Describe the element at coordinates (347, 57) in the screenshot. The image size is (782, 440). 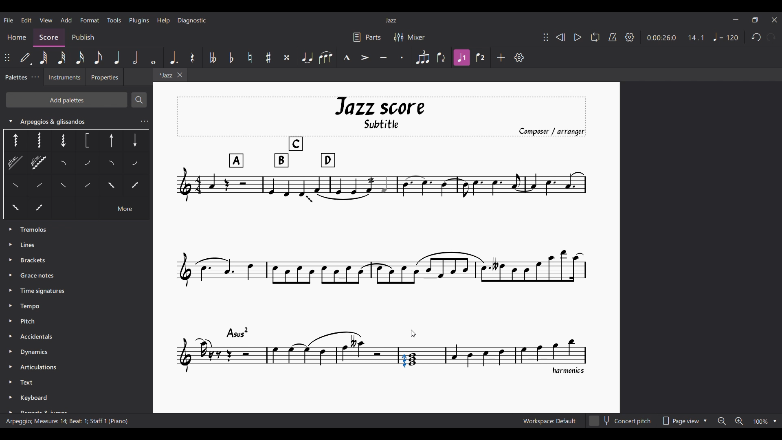
I see `Marcato` at that location.